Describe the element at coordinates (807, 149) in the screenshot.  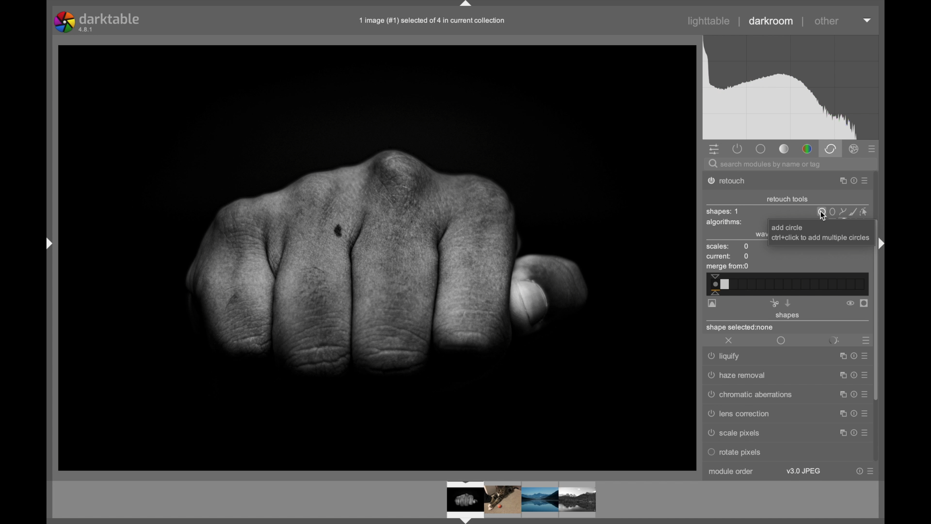
I see `color` at that location.